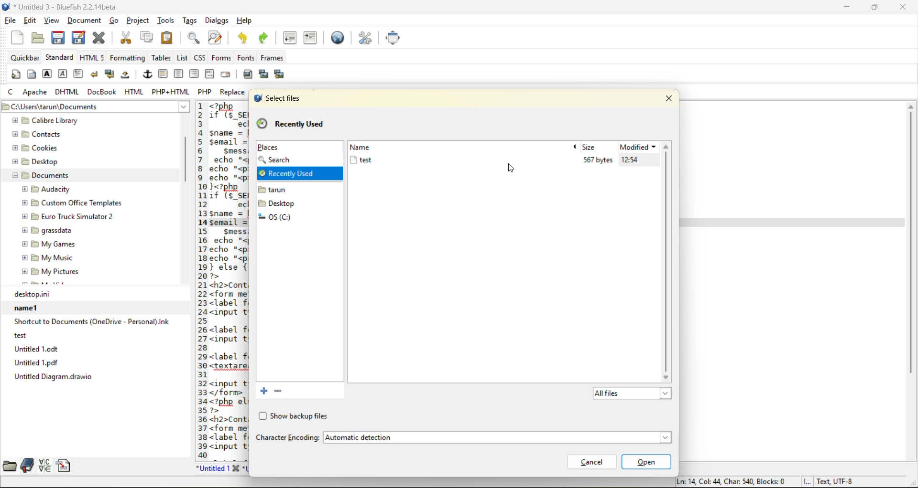 The height and width of the screenshot is (488, 918). Describe the element at coordinates (91, 322) in the screenshot. I see `Shortcut to Documents (OneDrive - Personal).lnk` at that location.